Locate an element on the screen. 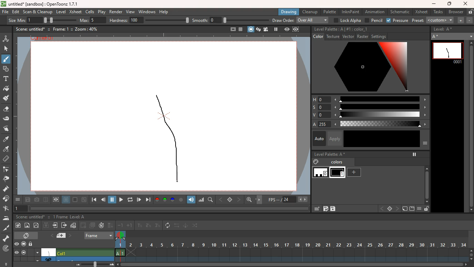 This screenshot has width=474, height=267. forms is located at coordinates (6, 69).